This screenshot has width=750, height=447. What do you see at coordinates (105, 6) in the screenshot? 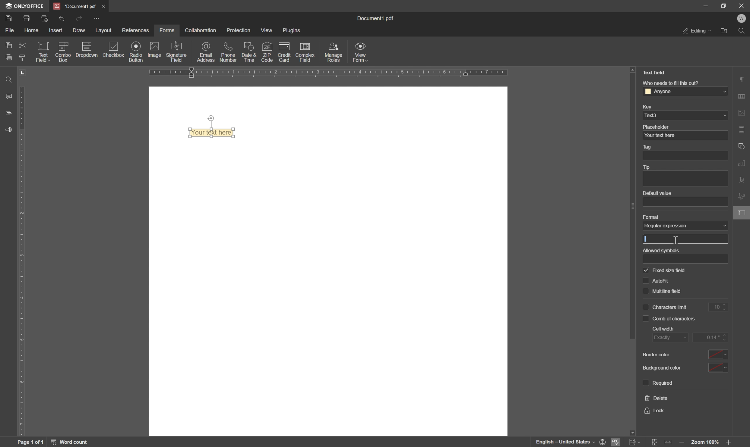
I see `*Document1.pdf` at bounding box center [105, 6].